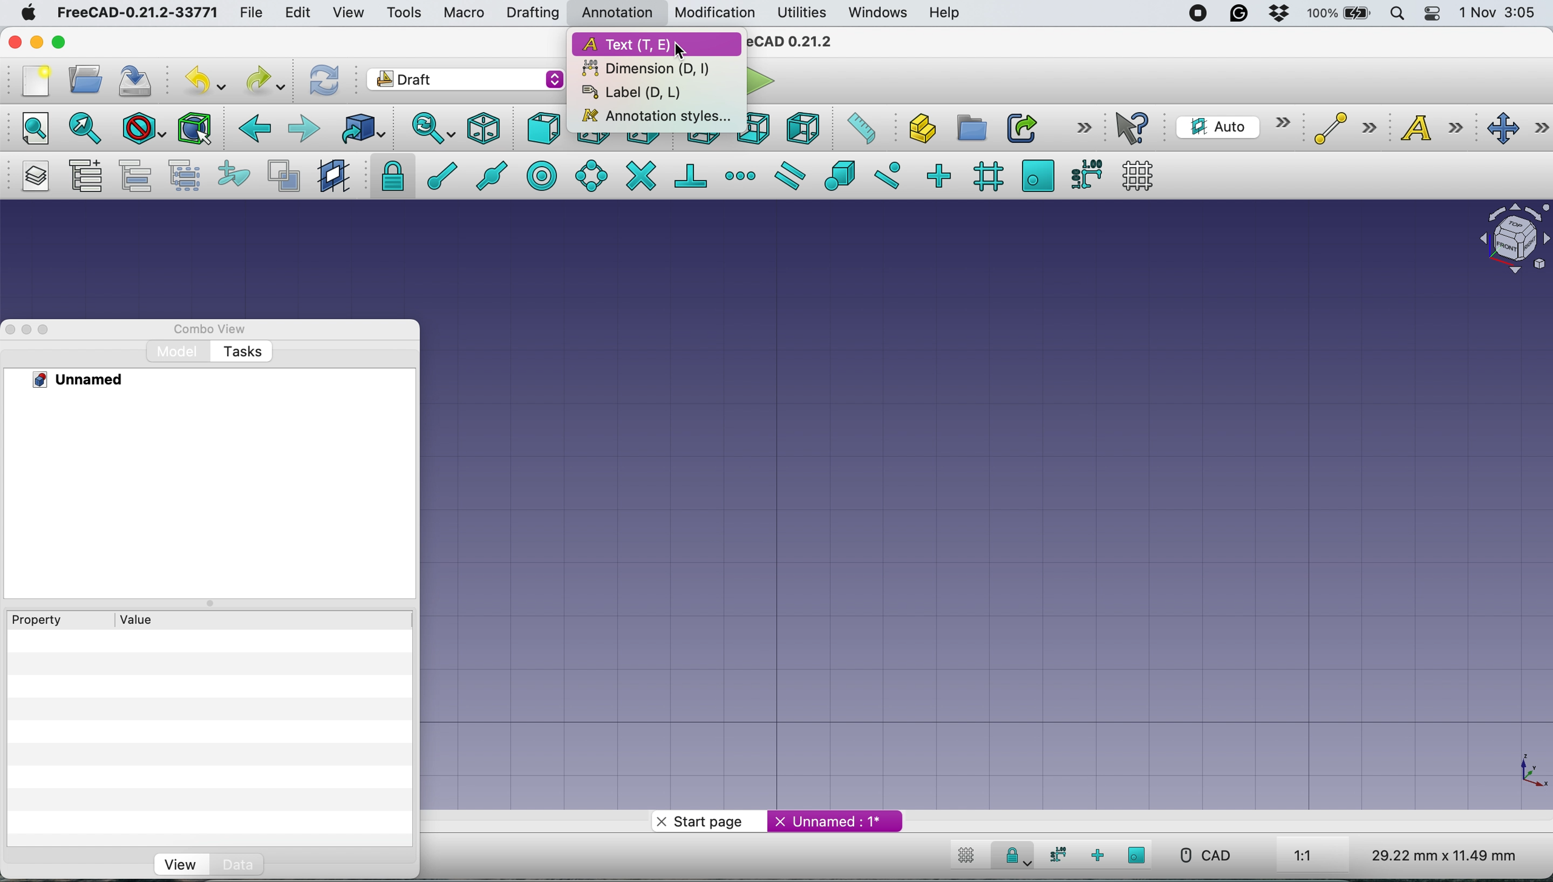 Image resolution: width=1553 pixels, height=882 pixels. Describe the element at coordinates (387, 176) in the screenshot. I see `snap lock` at that location.